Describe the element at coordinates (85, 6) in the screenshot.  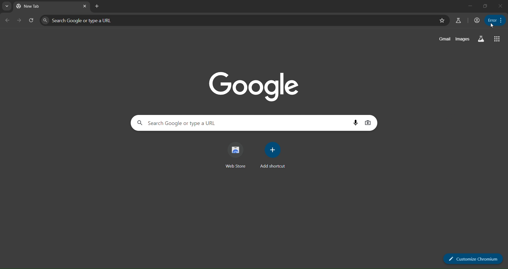
I see `close tab` at that location.